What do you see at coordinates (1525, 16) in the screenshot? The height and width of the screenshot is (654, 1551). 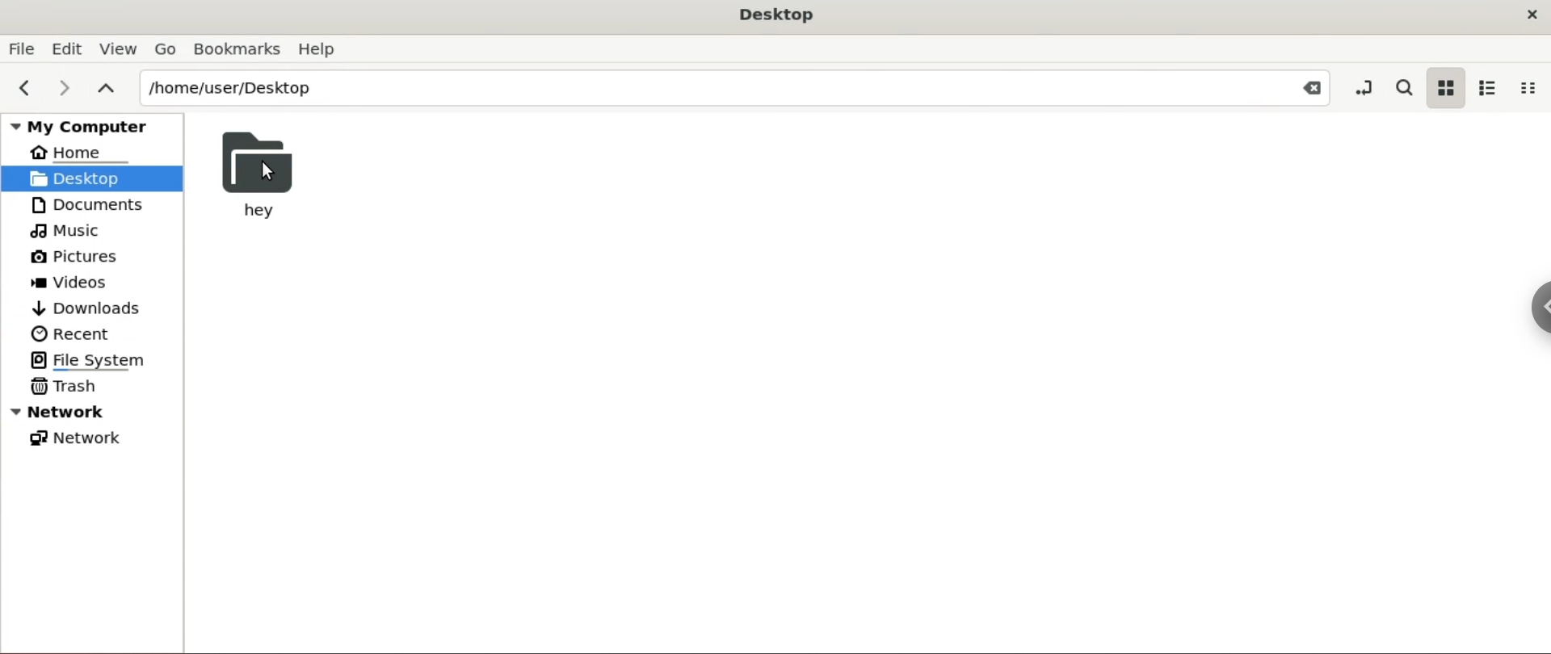 I see `close` at bounding box center [1525, 16].